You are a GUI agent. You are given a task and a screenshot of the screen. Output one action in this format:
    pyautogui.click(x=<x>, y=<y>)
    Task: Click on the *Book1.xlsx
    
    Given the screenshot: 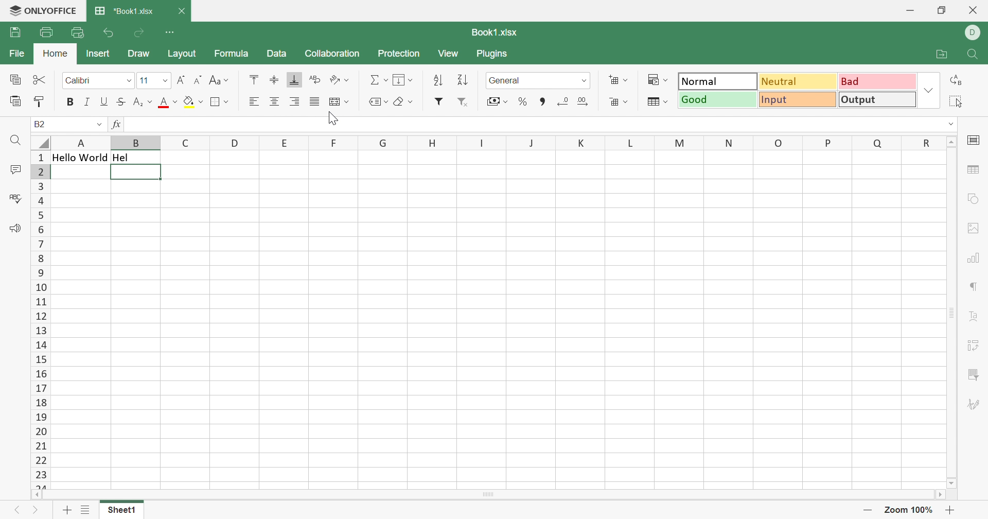 What is the action you would take?
    pyautogui.click(x=126, y=11)
    